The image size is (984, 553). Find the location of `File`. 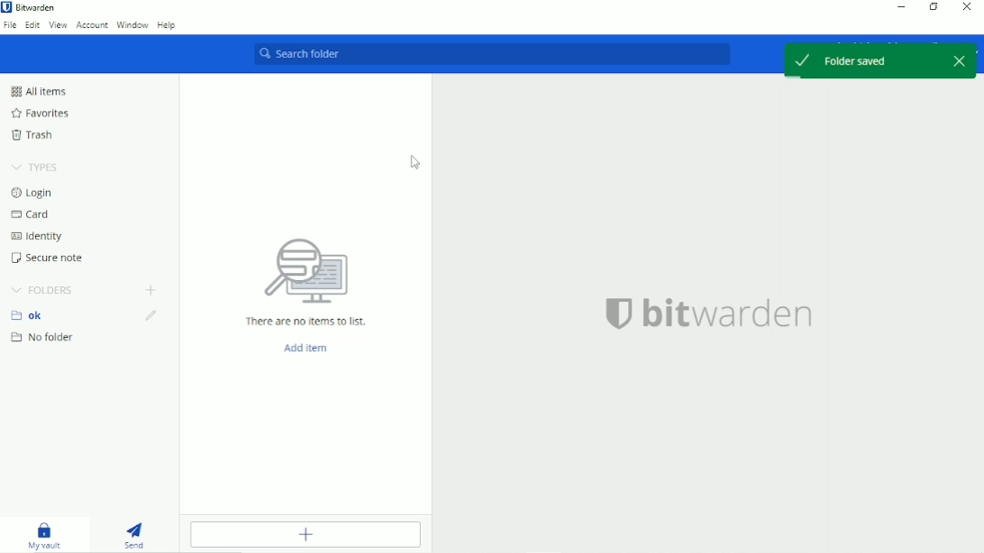

File is located at coordinates (10, 25).